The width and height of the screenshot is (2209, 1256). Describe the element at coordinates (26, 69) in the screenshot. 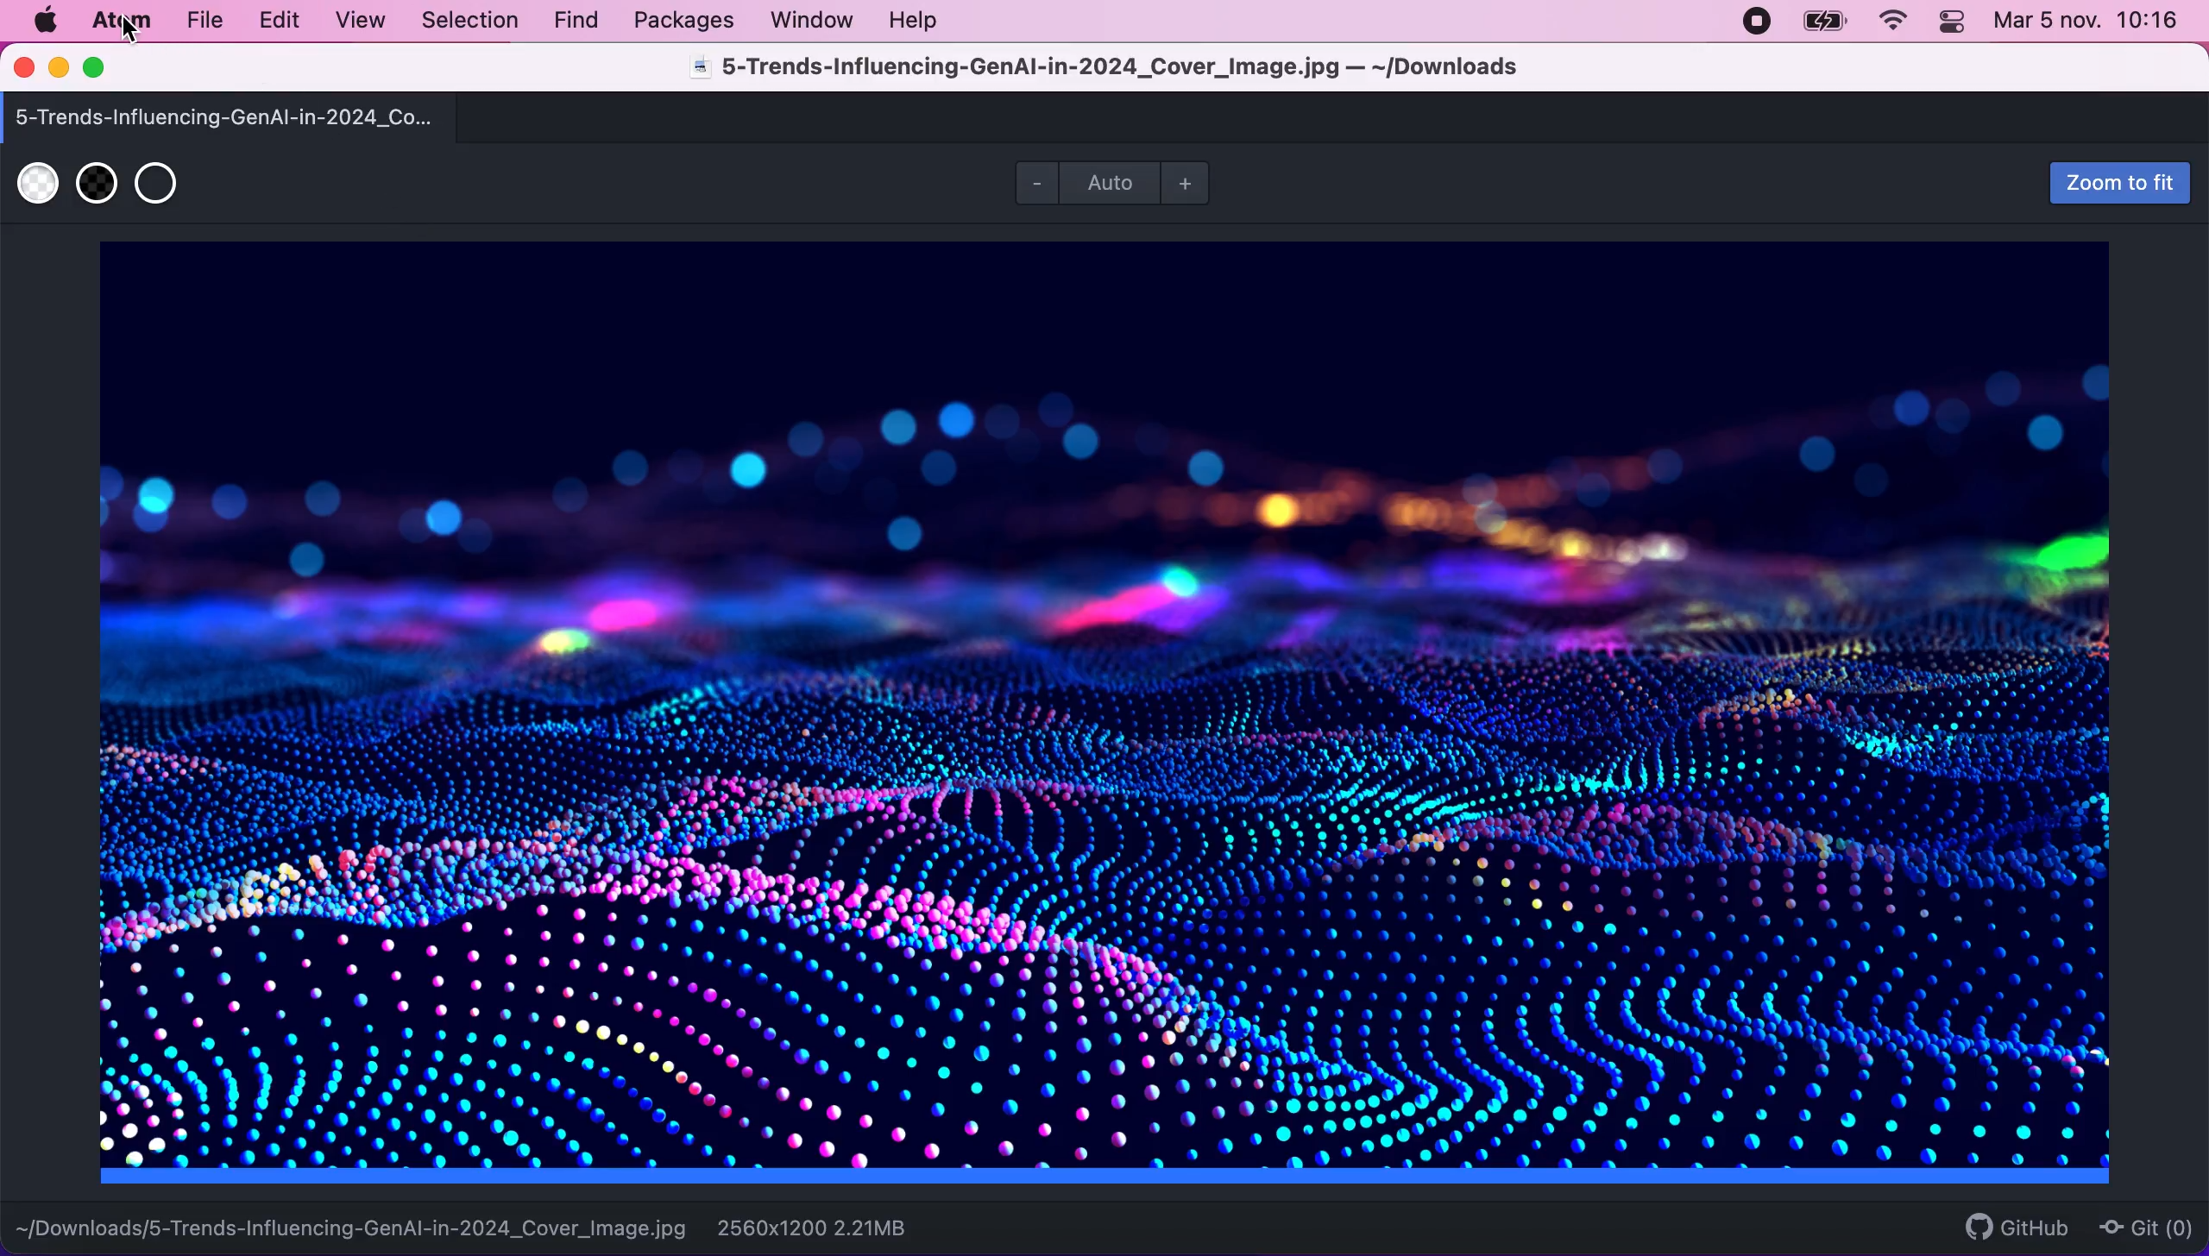

I see `close` at that location.